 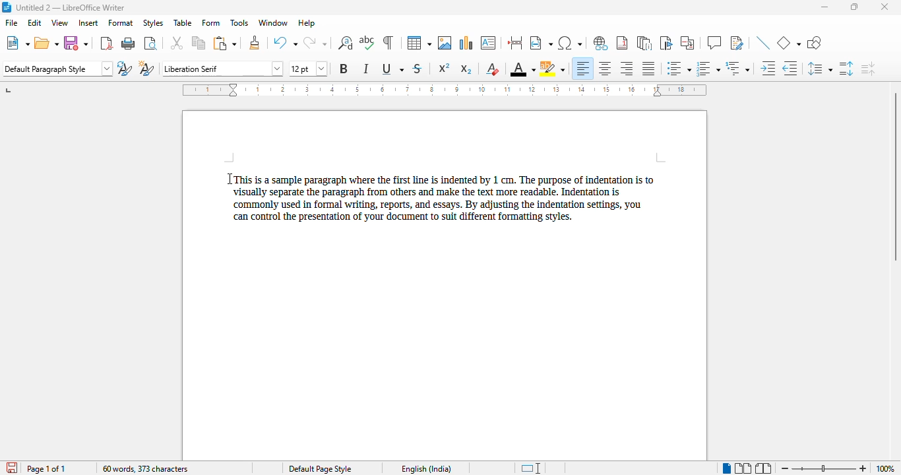 I want to click on word and character count, so click(x=144, y=468).